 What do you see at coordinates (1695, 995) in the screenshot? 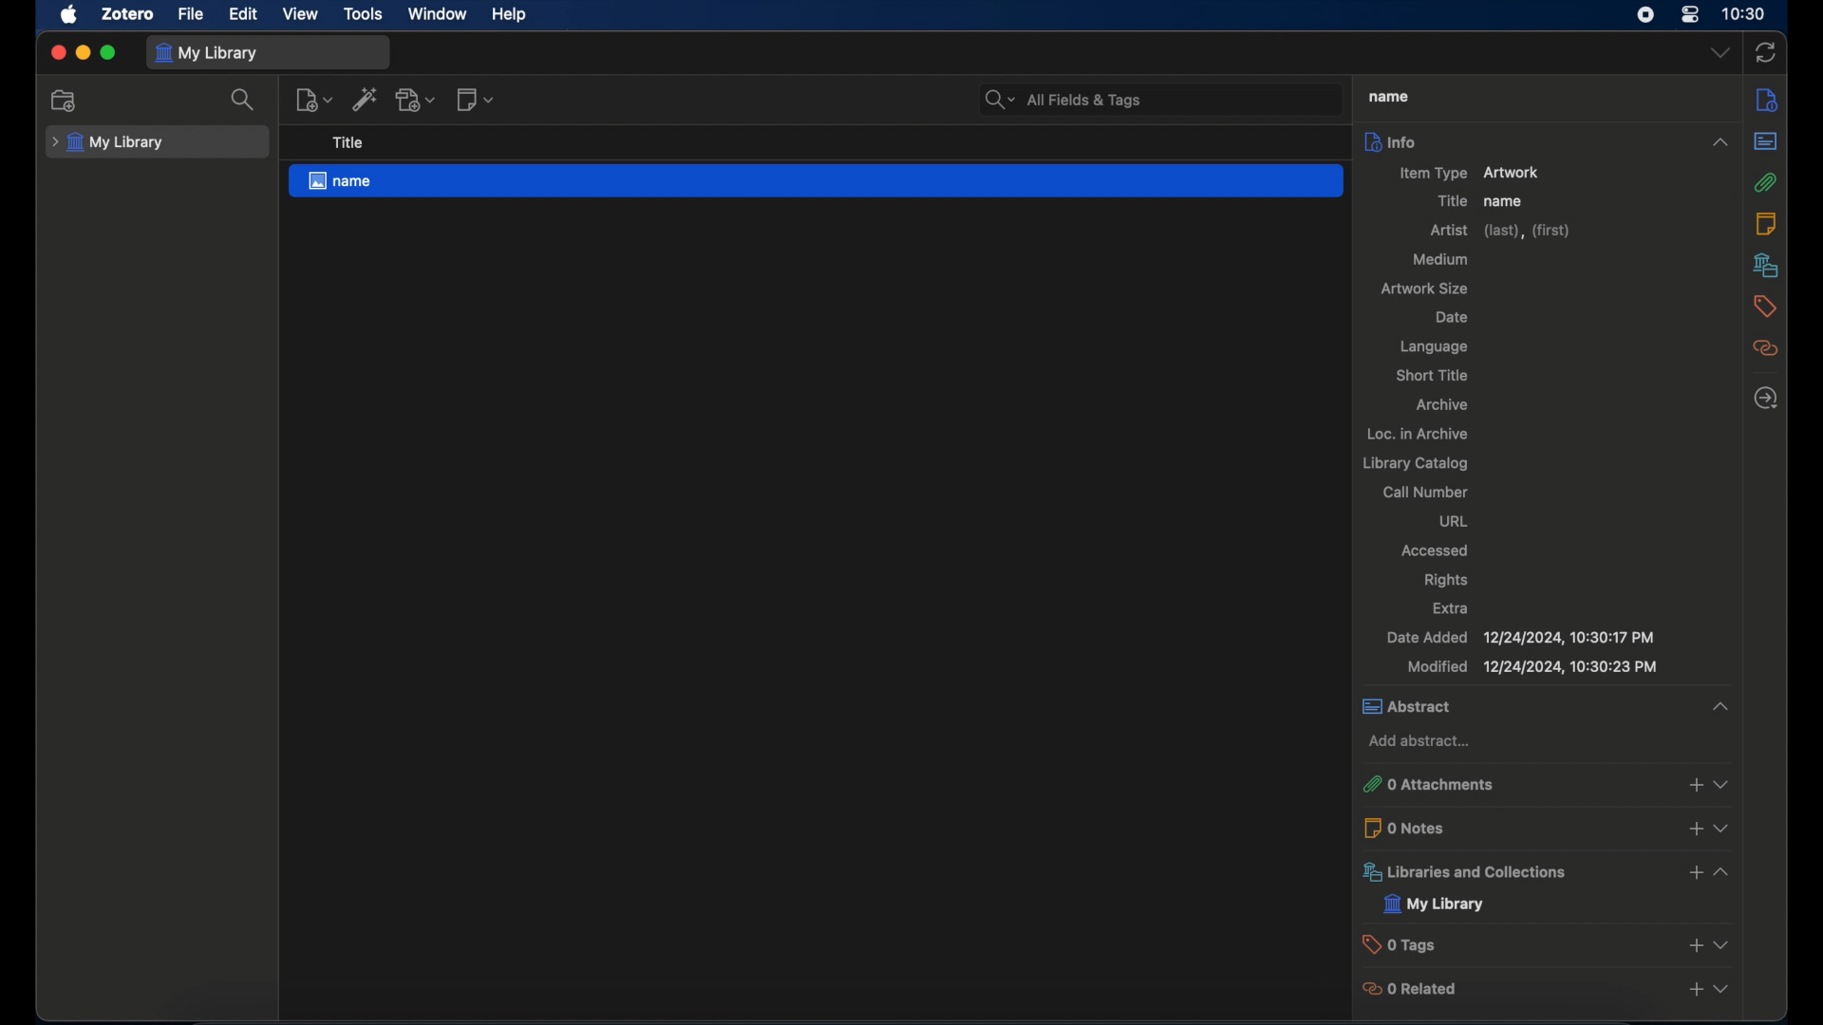
I see `add` at bounding box center [1695, 995].